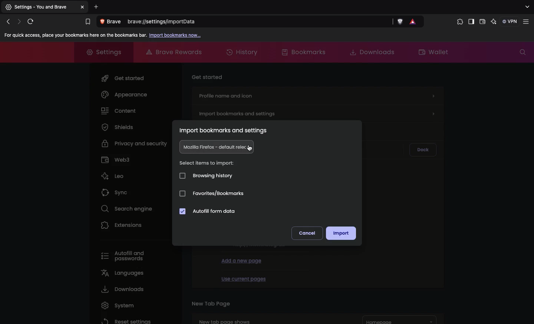 This screenshot has width=534, height=324. I want to click on Sidebar, so click(471, 22).